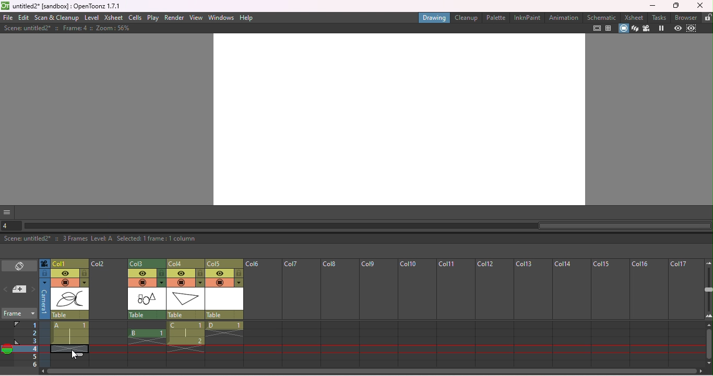 The height and width of the screenshot is (376, 713). Describe the element at coordinates (108, 314) in the screenshot. I see `column 2` at that location.